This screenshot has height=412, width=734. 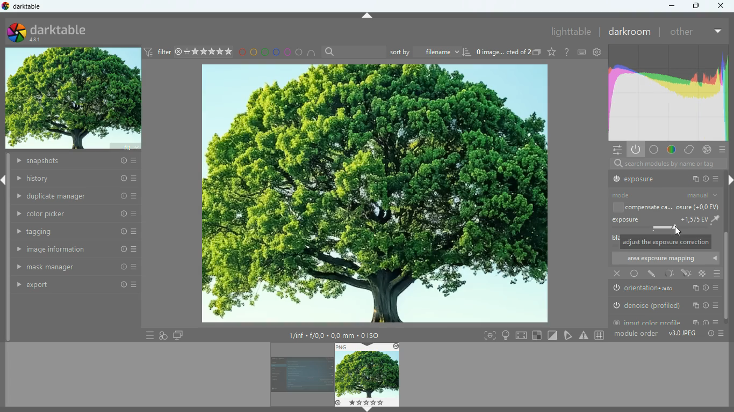 What do you see at coordinates (522, 335) in the screenshot?
I see `screen` at bounding box center [522, 335].